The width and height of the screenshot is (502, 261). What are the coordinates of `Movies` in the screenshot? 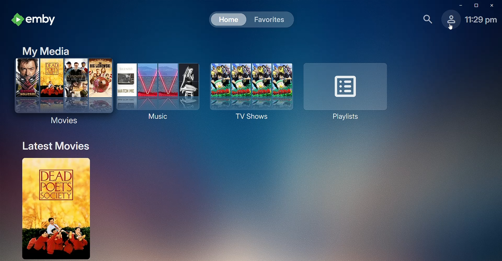 It's located at (61, 92).